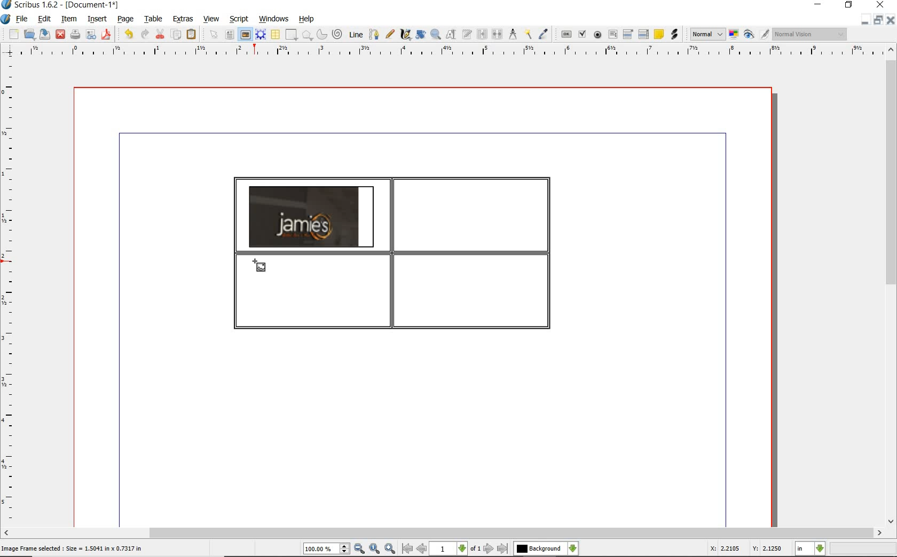  I want to click on text frame, so click(230, 36).